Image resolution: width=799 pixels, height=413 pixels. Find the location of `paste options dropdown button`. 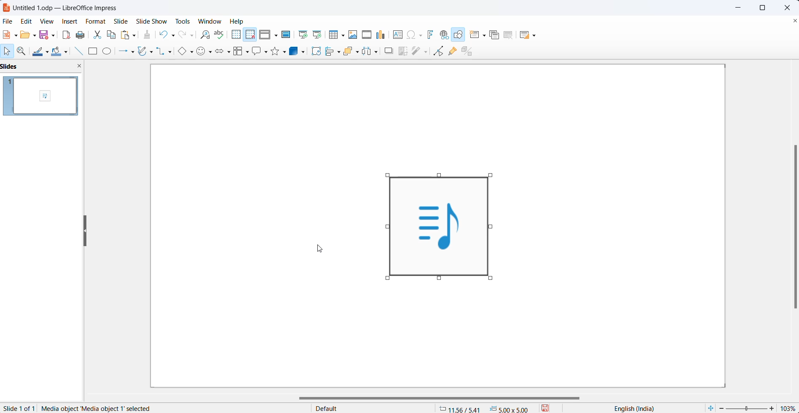

paste options dropdown button is located at coordinates (136, 35).